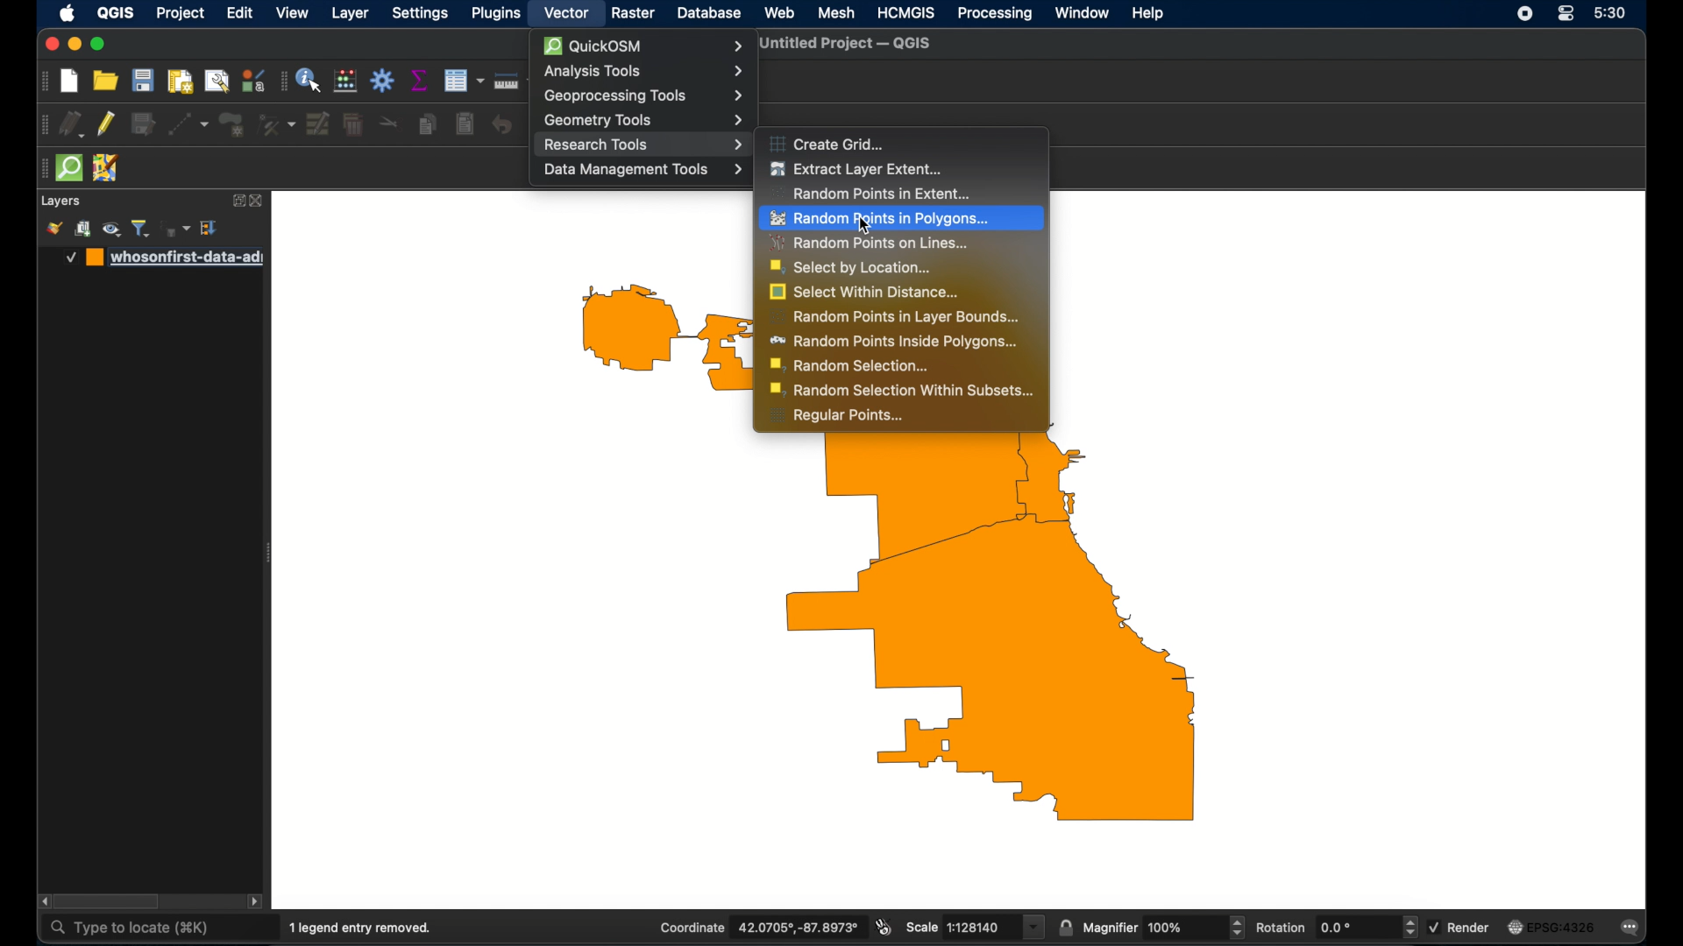  What do you see at coordinates (259, 201) in the screenshot?
I see `close` at bounding box center [259, 201].